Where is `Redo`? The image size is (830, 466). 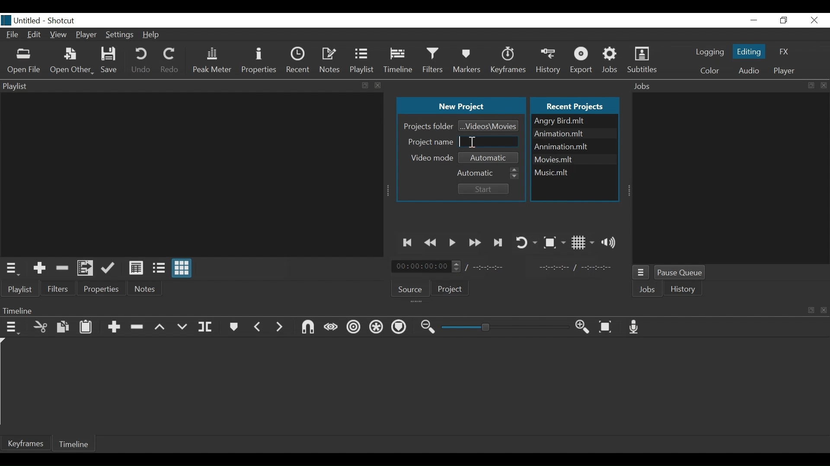
Redo is located at coordinates (169, 62).